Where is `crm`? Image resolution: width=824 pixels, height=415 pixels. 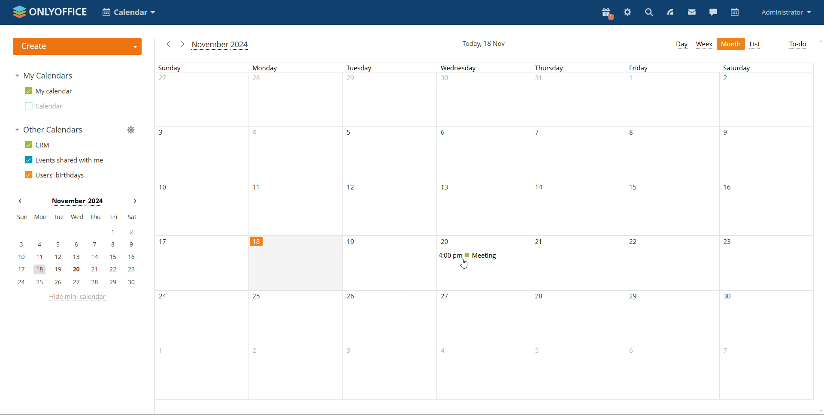 crm is located at coordinates (36, 145).